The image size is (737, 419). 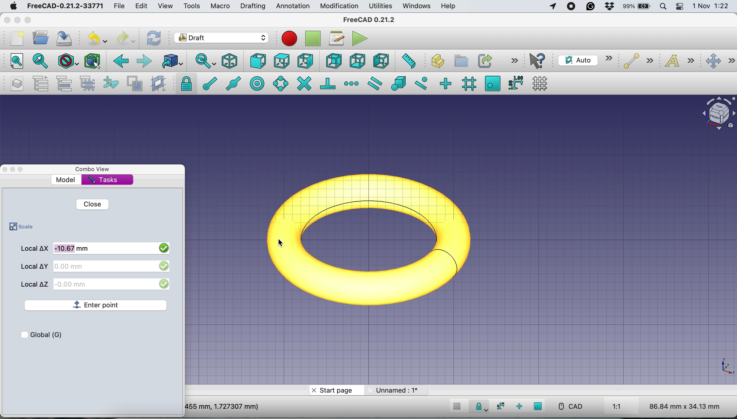 I want to click on text, so click(x=681, y=62).